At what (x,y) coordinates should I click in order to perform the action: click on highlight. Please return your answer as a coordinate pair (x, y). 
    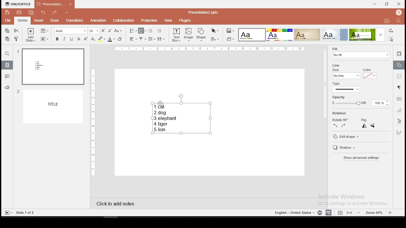
    Looking at the image, I should click on (101, 39).